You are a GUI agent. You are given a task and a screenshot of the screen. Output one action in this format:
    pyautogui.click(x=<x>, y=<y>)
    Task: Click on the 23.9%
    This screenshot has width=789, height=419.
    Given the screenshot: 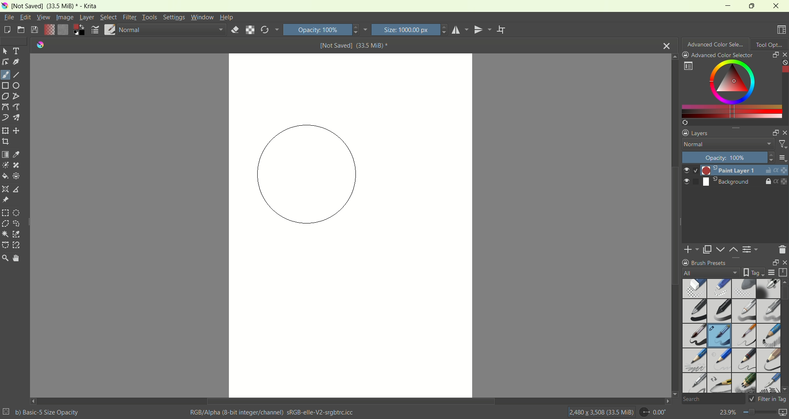 What is the action you would take?
    pyautogui.click(x=753, y=414)
    